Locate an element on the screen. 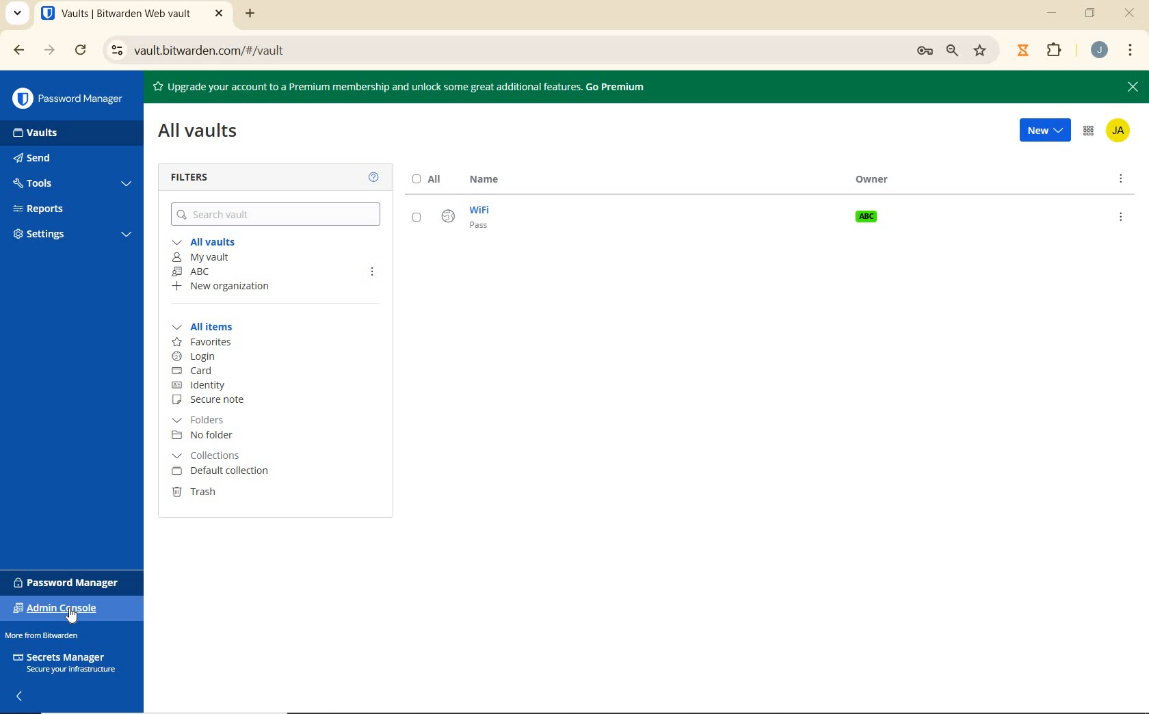 The image size is (1149, 714). NEW ORGANIZATION is located at coordinates (232, 287).